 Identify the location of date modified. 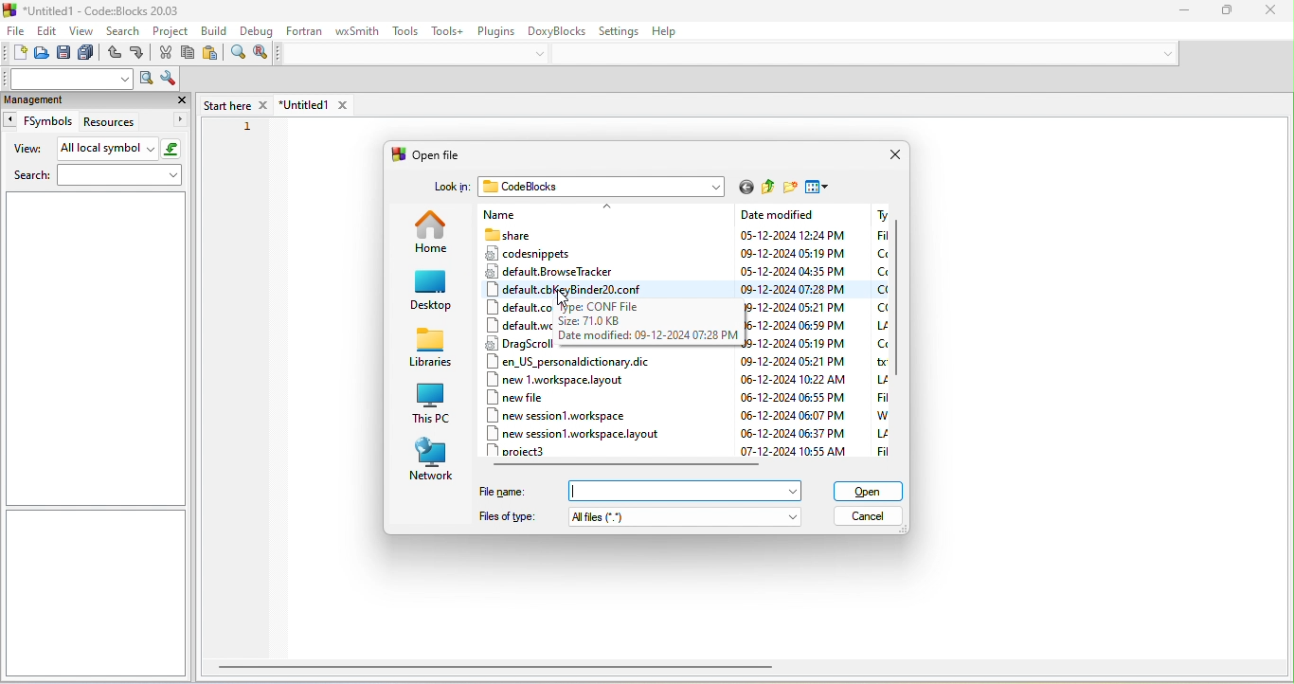
(800, 213).